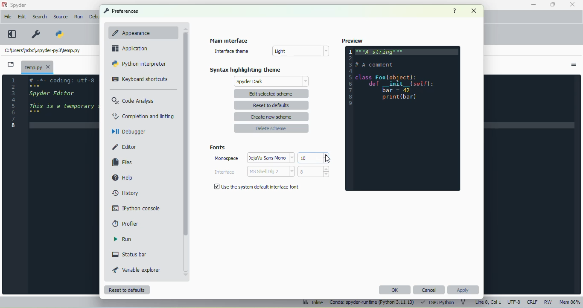  I want to click on DejaVu sans mono, so click(271, 157).